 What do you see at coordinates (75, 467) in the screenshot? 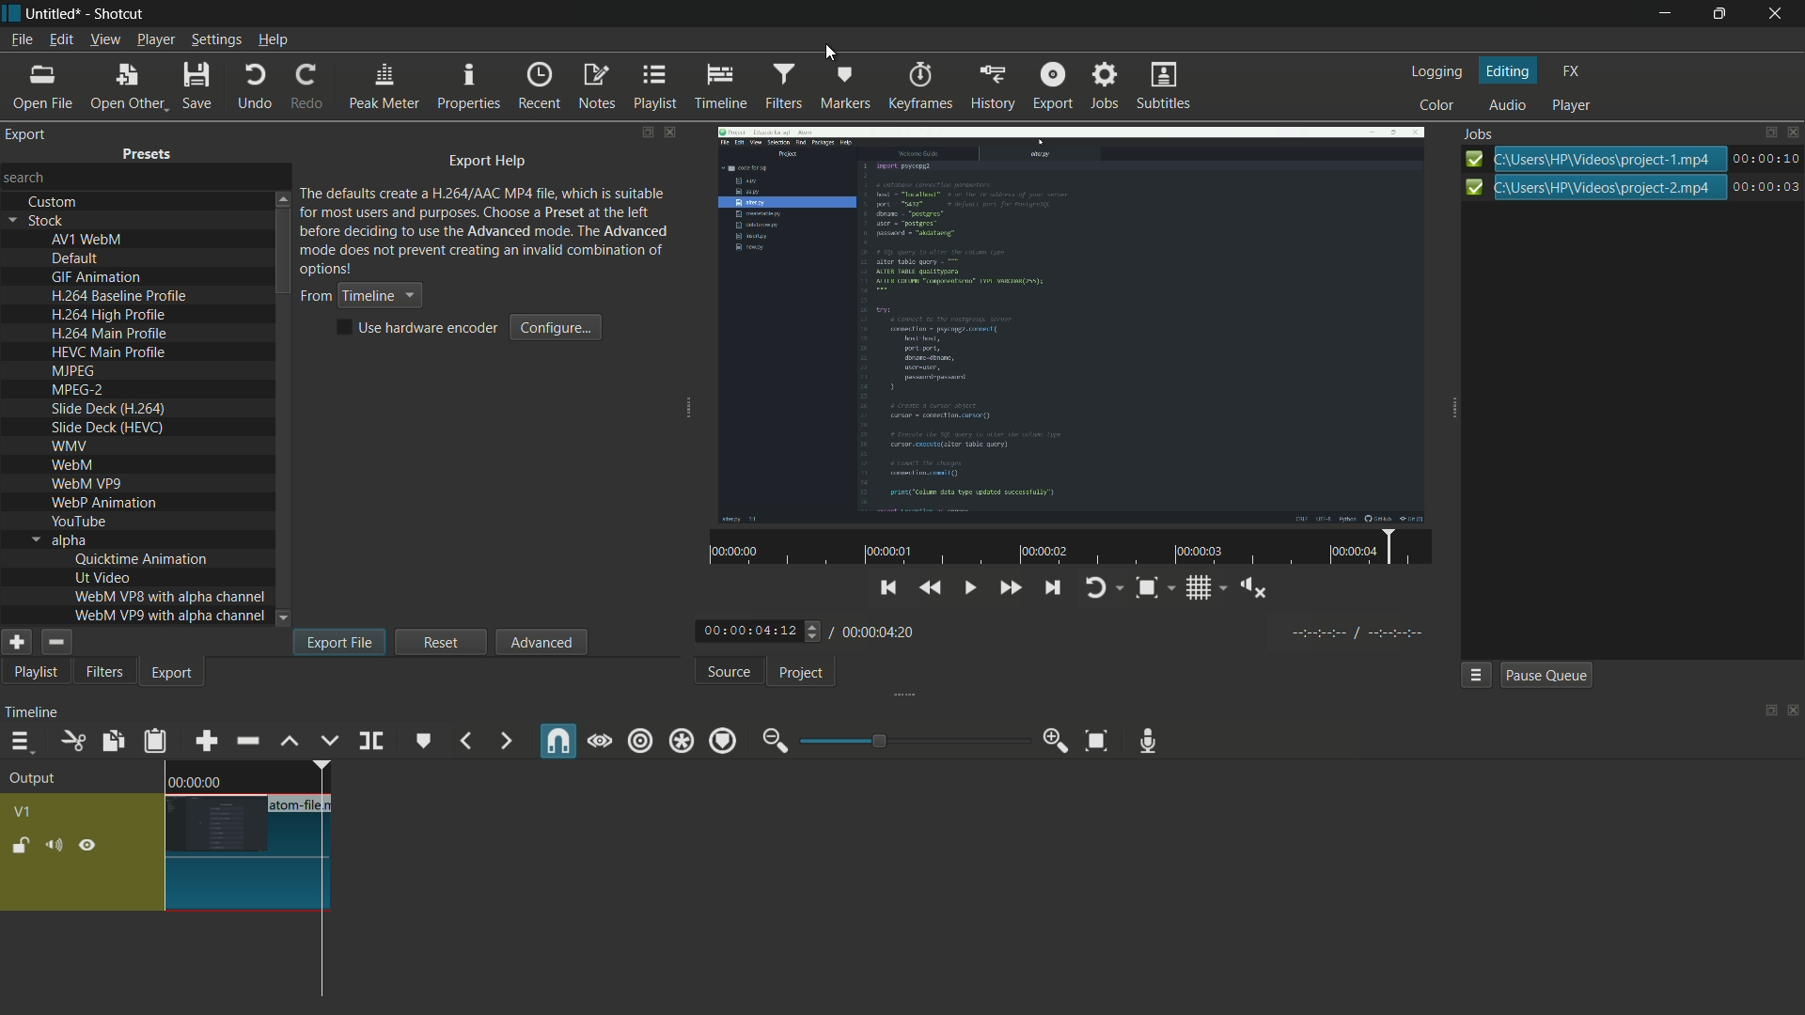
I see `webm` at bounding box center [75, 467].